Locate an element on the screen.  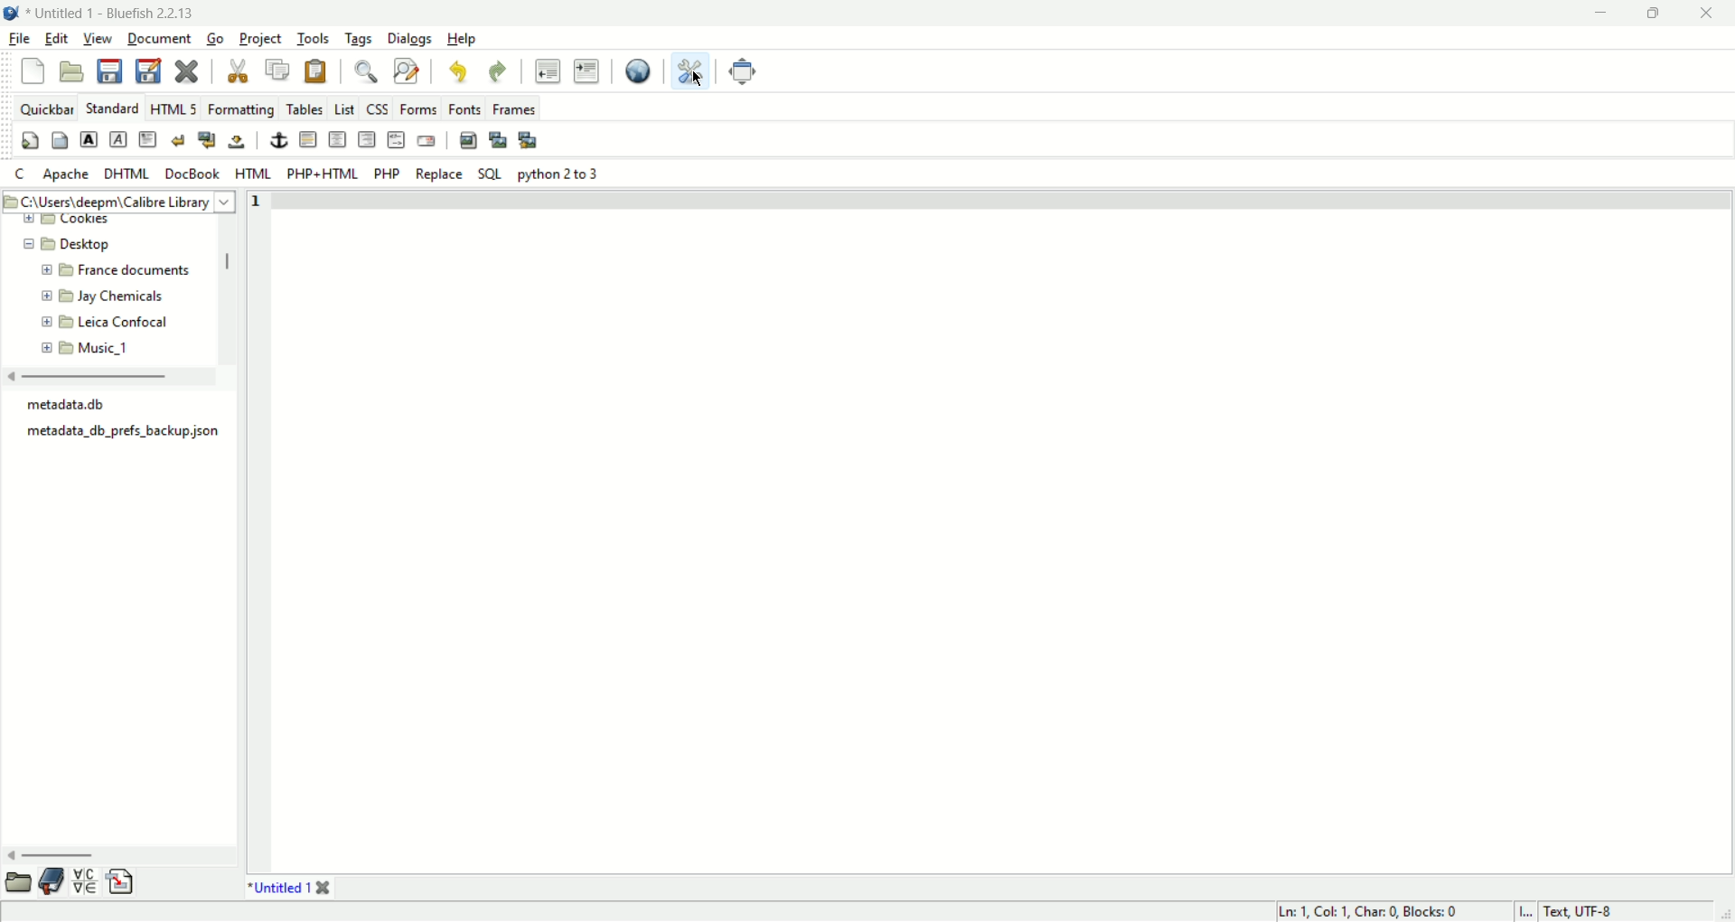
) France documents is located at coordinates (135, 271).